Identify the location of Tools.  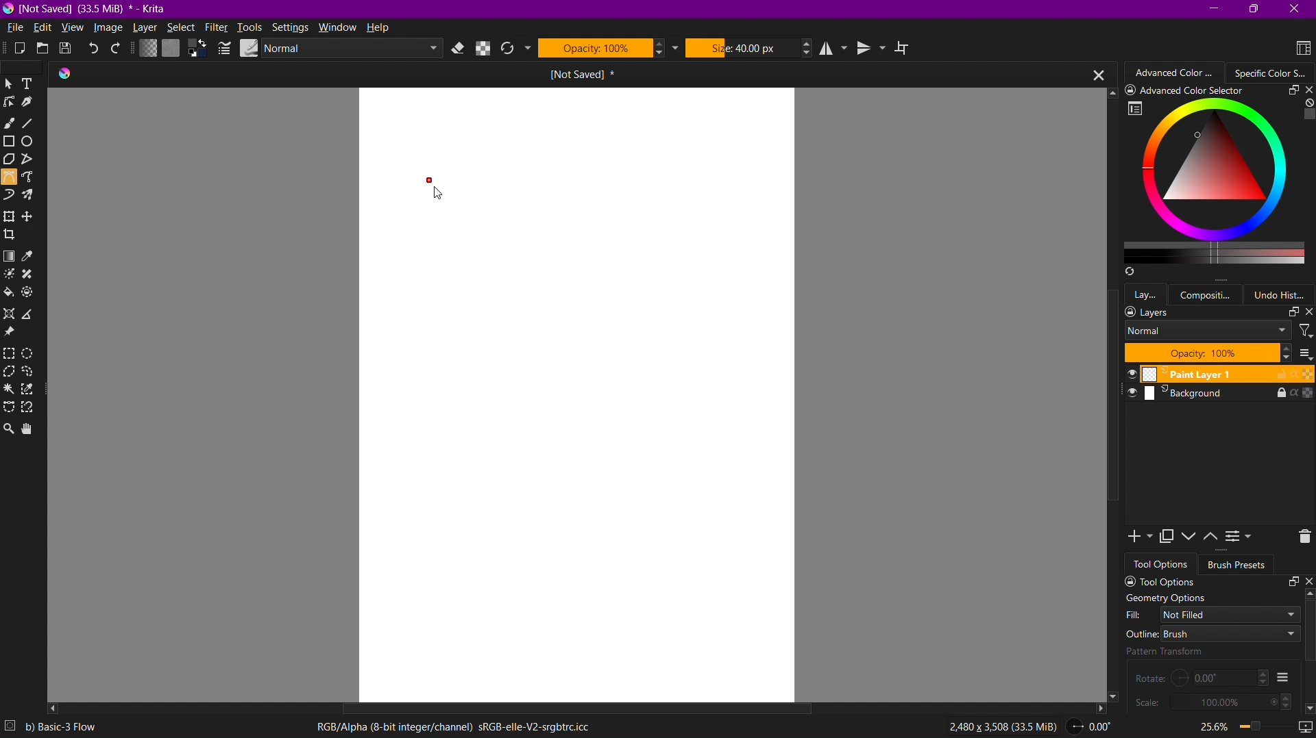
(251, 27).